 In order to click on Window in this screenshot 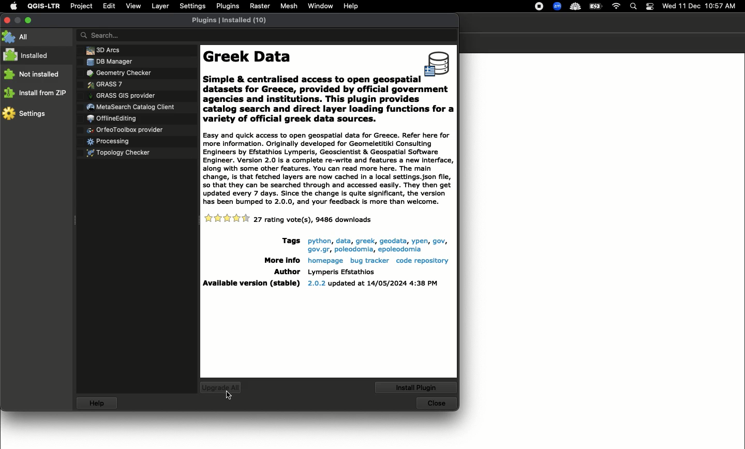, I will do `click(320, 6)`.